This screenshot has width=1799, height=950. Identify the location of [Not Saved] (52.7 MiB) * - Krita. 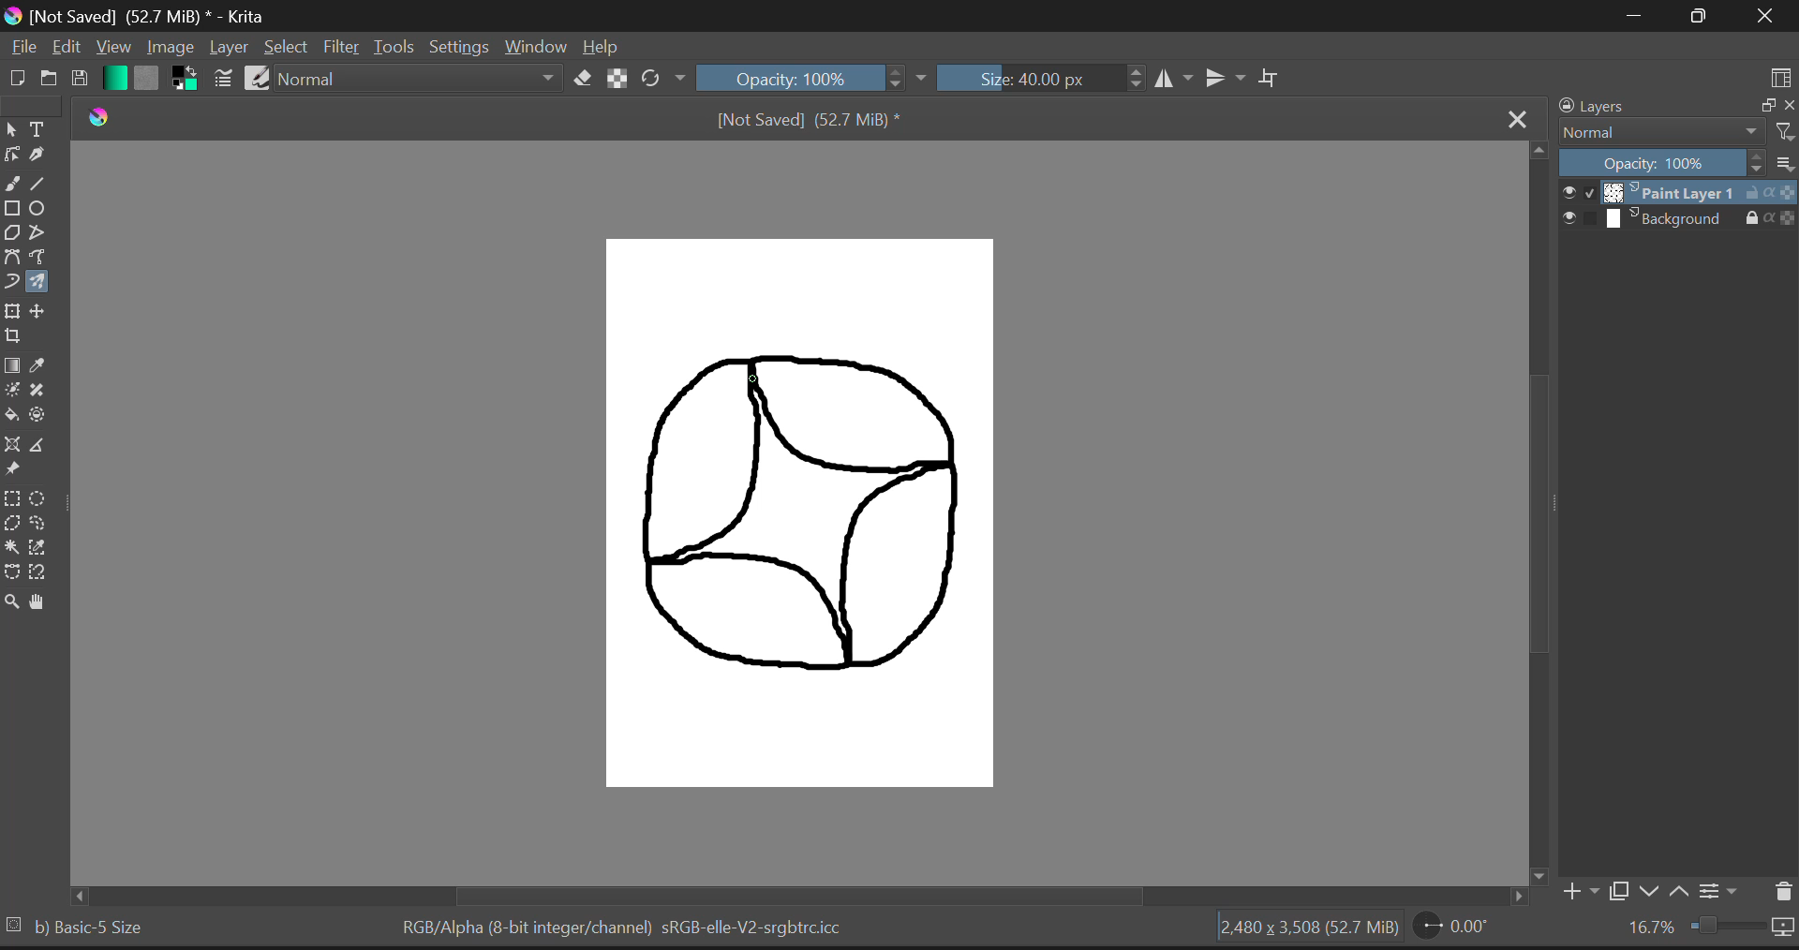
(145, 16).